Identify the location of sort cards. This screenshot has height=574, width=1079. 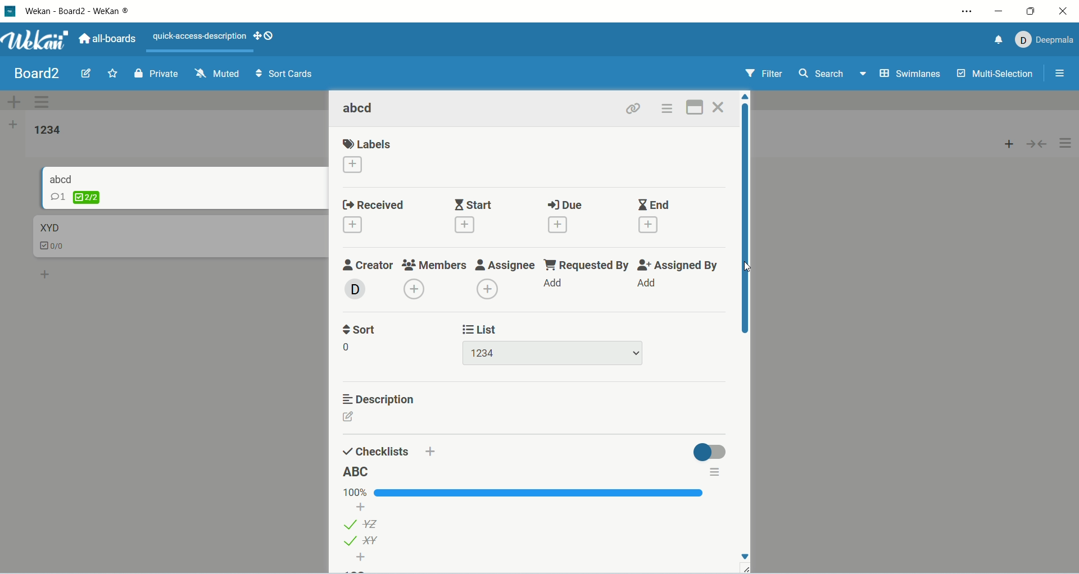
(285, 74).